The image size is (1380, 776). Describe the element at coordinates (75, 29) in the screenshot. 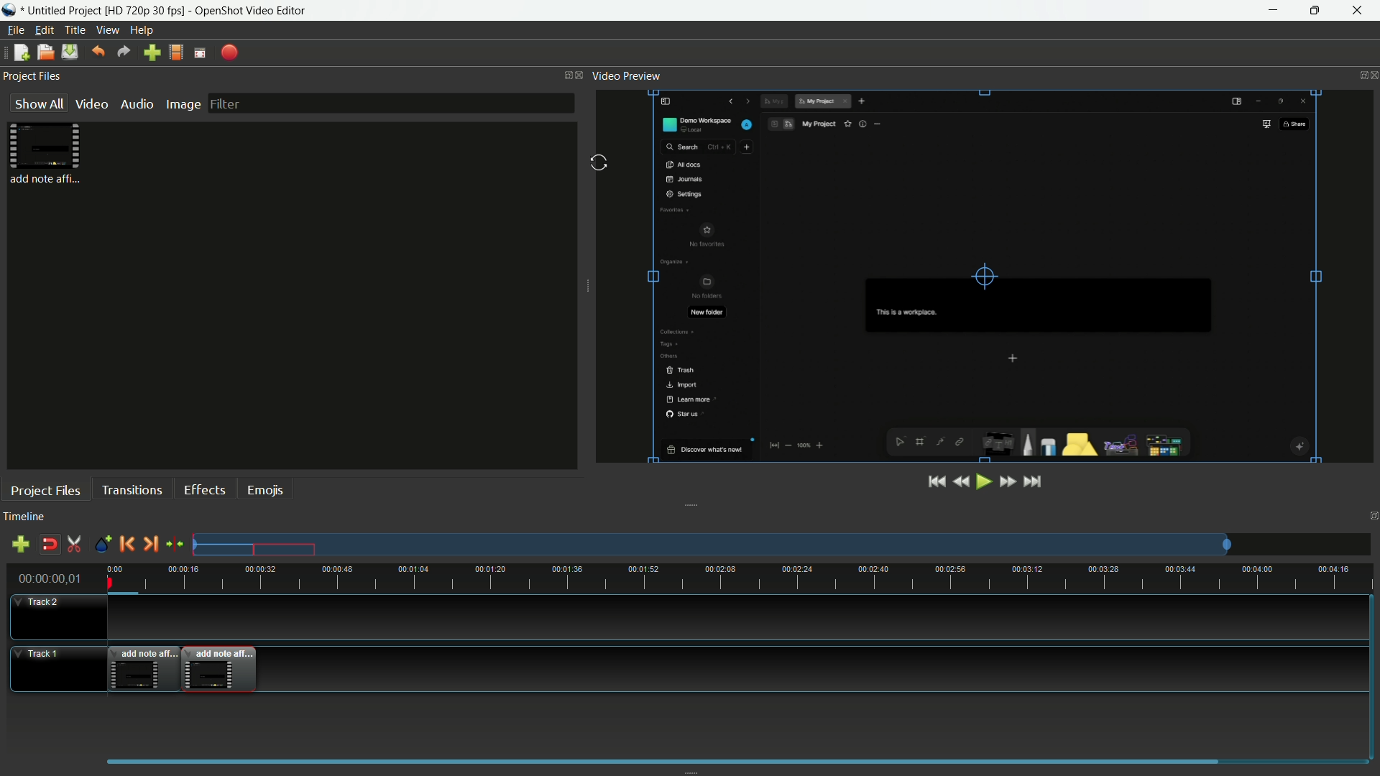

I see `title menu` at that location.